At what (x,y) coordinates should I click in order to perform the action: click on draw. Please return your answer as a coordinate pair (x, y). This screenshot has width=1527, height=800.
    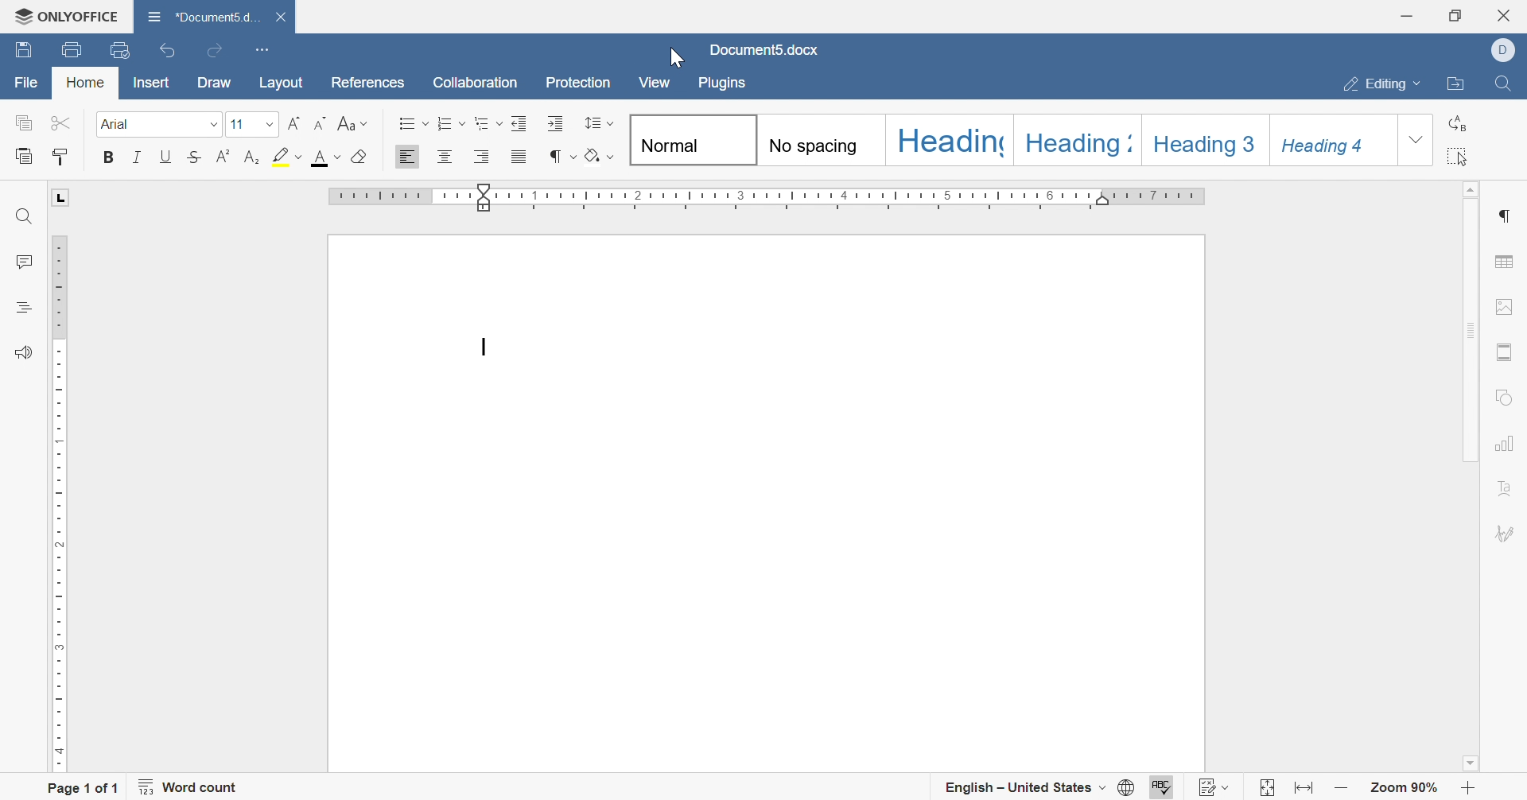
    Looking at the image, I should click on (213, 84).